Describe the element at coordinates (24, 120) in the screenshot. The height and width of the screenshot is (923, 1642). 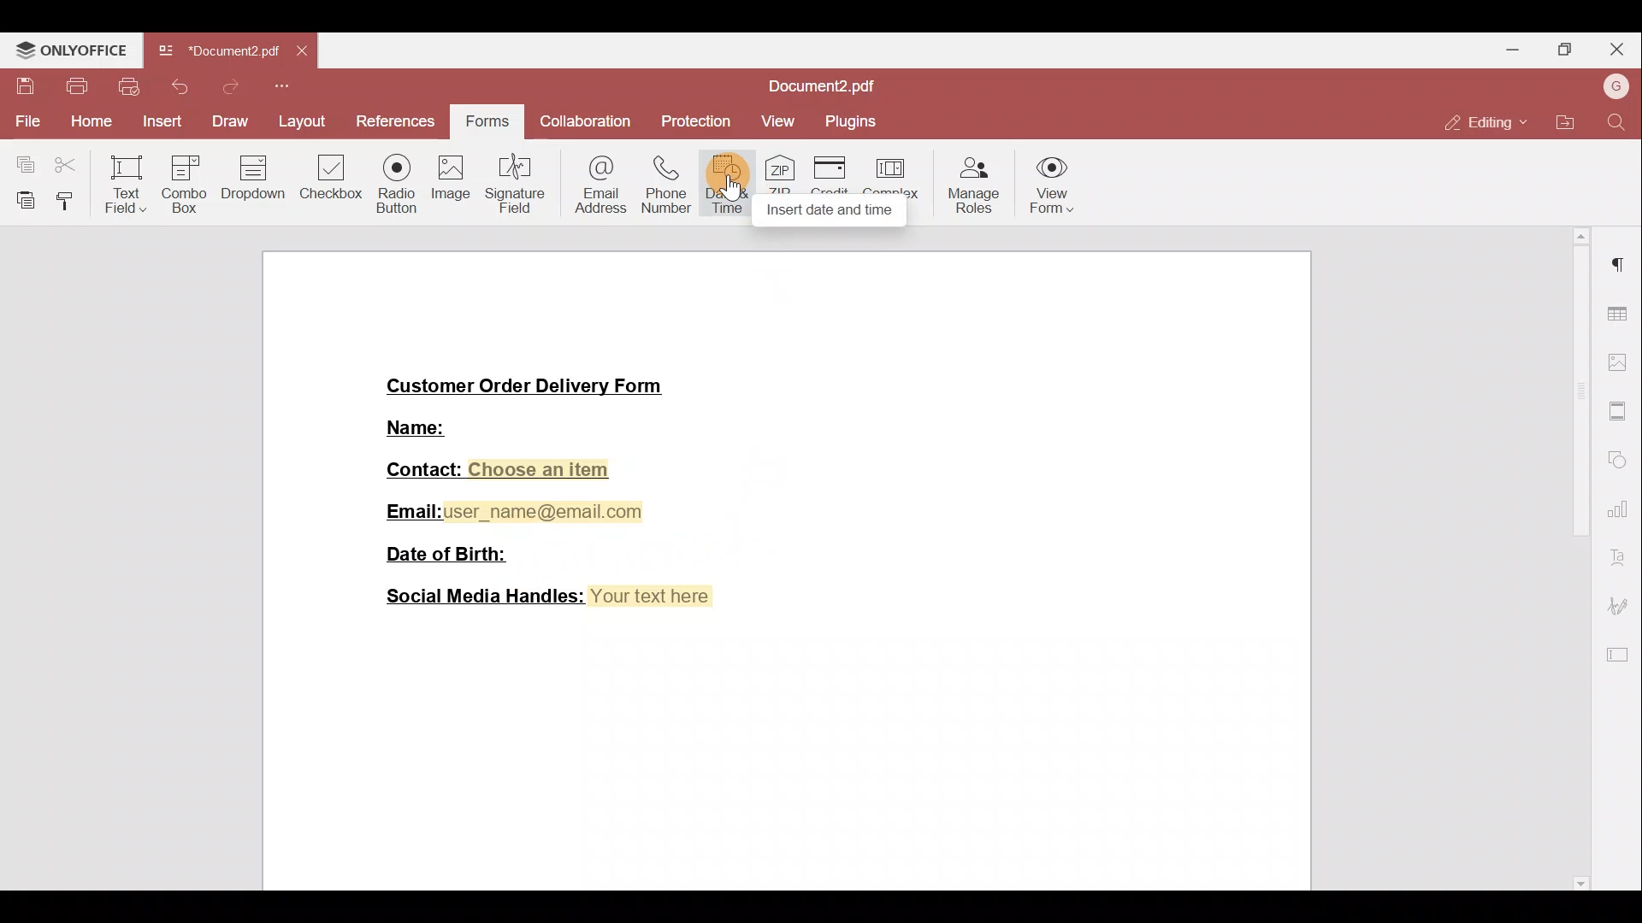
I see `File` at that location.